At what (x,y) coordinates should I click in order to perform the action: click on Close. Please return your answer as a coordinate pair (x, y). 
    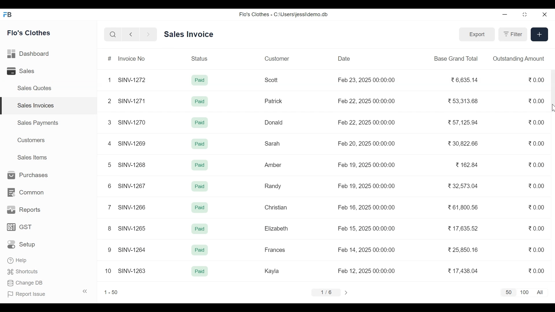
    Looking at the image, I should click on (544, 15).